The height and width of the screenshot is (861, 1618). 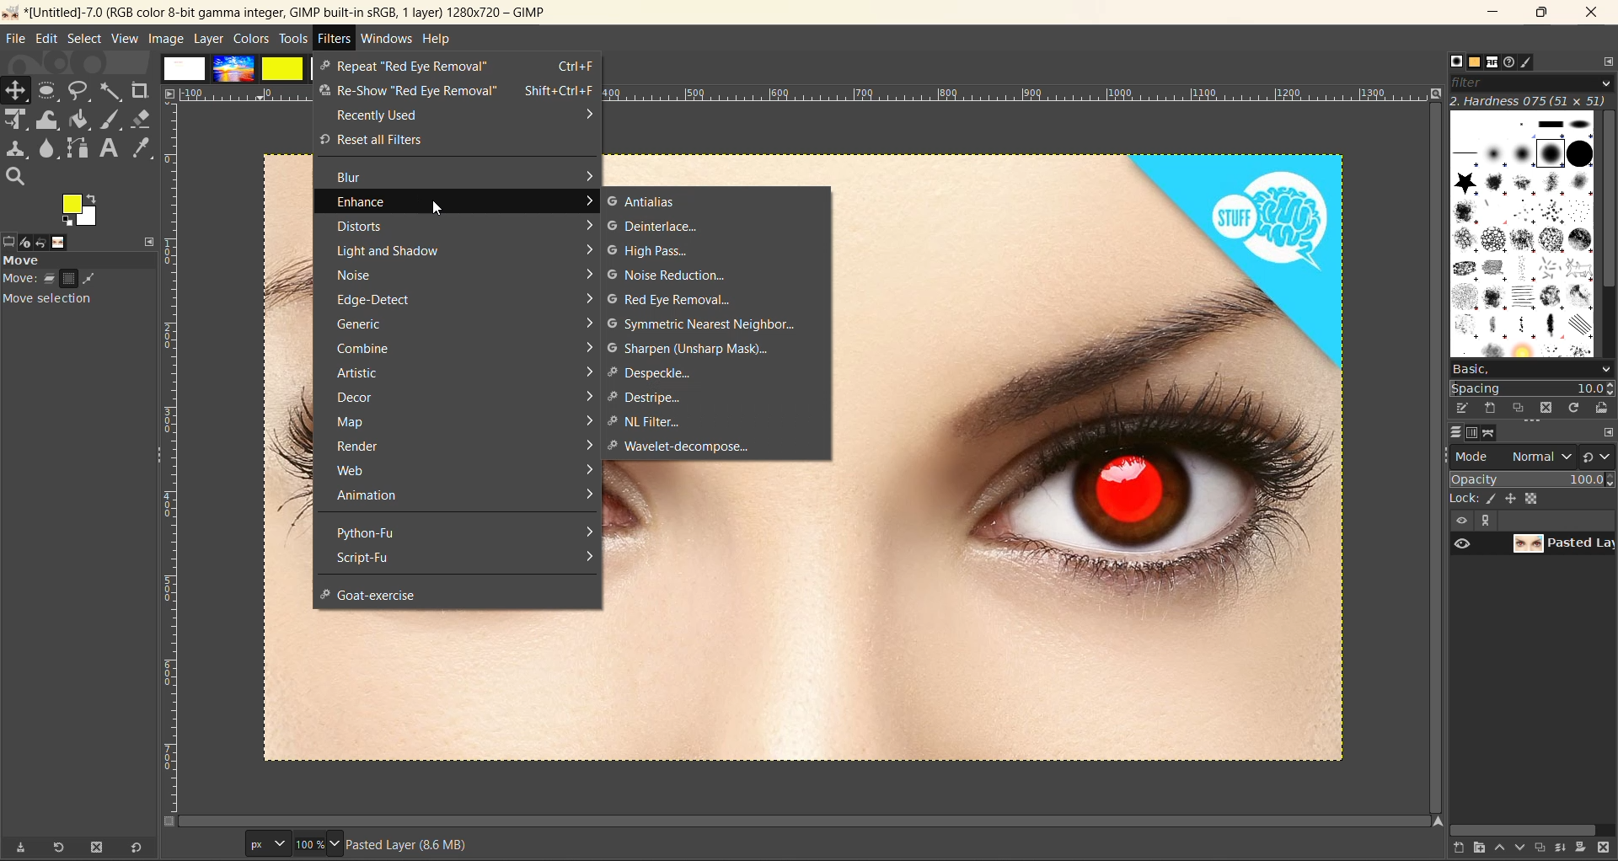 I want to click on expand, so click(x=1489, y=521).